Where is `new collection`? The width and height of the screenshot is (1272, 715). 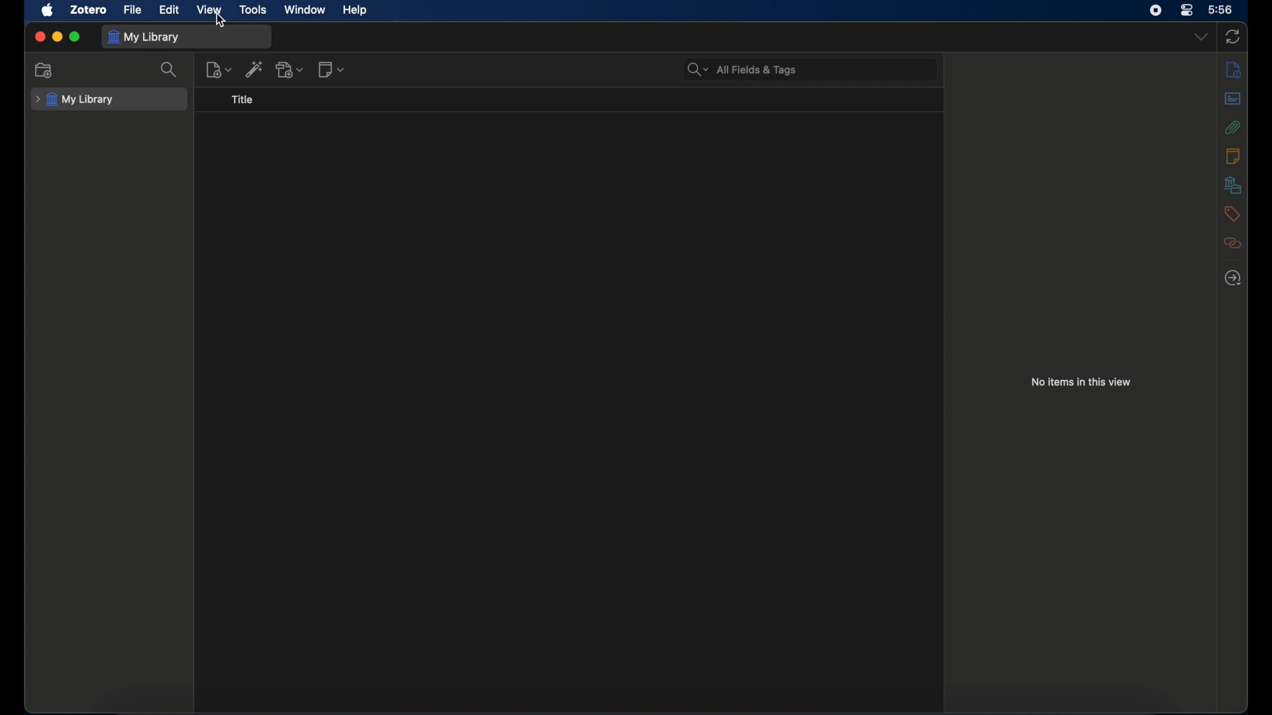 new collection is located at coordinates (44, 70).